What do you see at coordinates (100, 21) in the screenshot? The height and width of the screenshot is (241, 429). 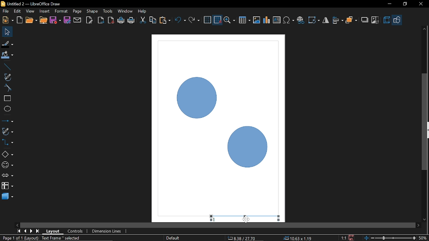 I see `Export` at bounding box center [100, 21].